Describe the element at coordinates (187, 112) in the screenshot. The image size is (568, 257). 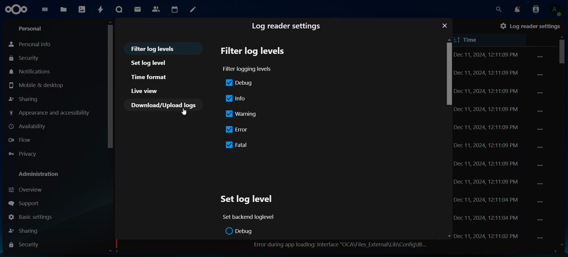
I see `cursor` at that location.